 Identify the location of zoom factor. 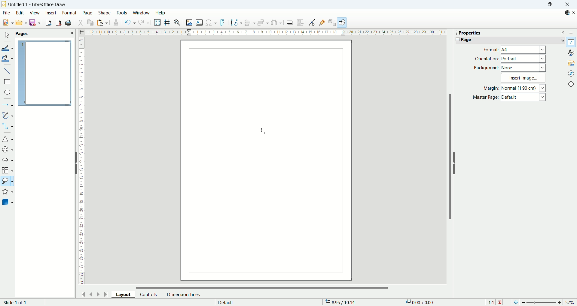
(548, 302).